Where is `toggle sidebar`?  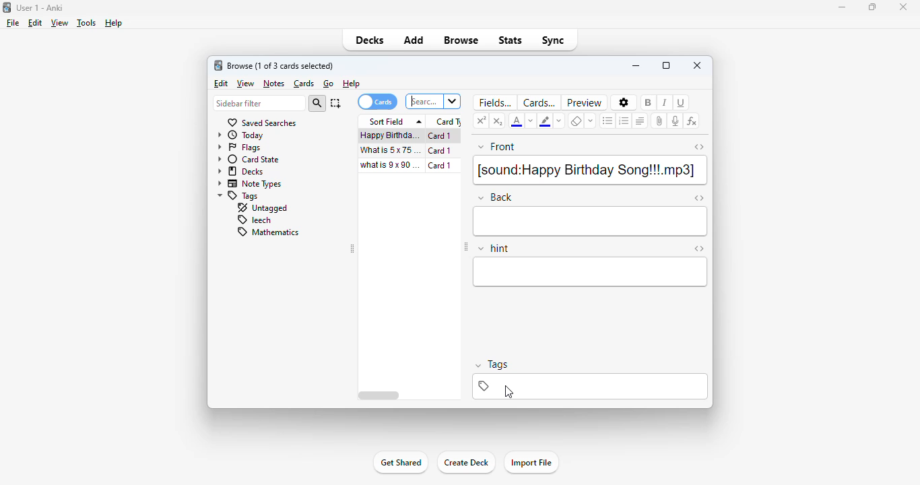 toggle sidebar is located at coordinates (353, 249).